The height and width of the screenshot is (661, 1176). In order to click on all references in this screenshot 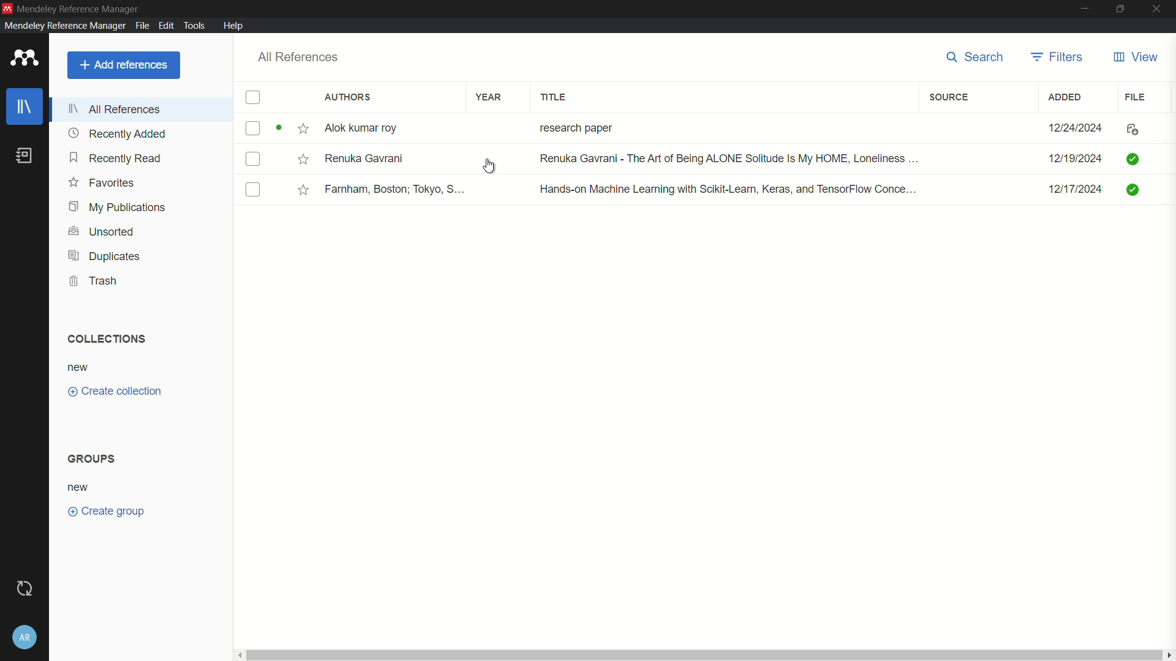, I will do `click(299, 58)`.